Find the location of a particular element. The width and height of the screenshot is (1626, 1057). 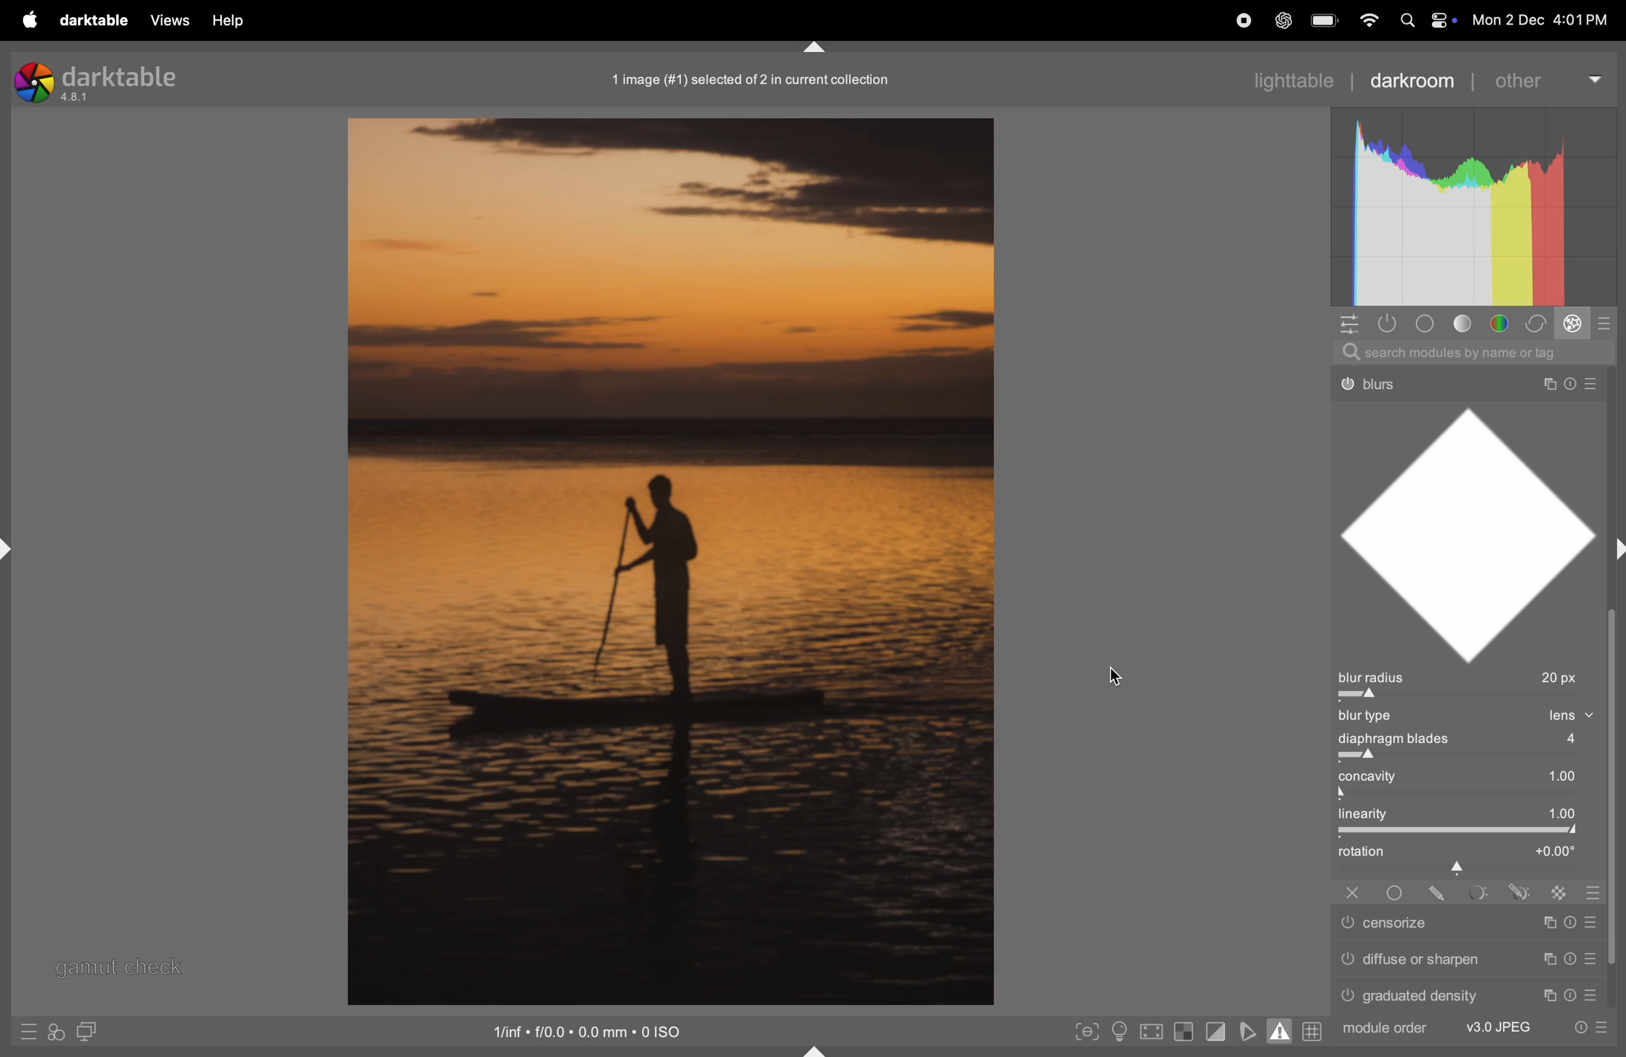

toggle bar is located at coordinates (1471, 698).